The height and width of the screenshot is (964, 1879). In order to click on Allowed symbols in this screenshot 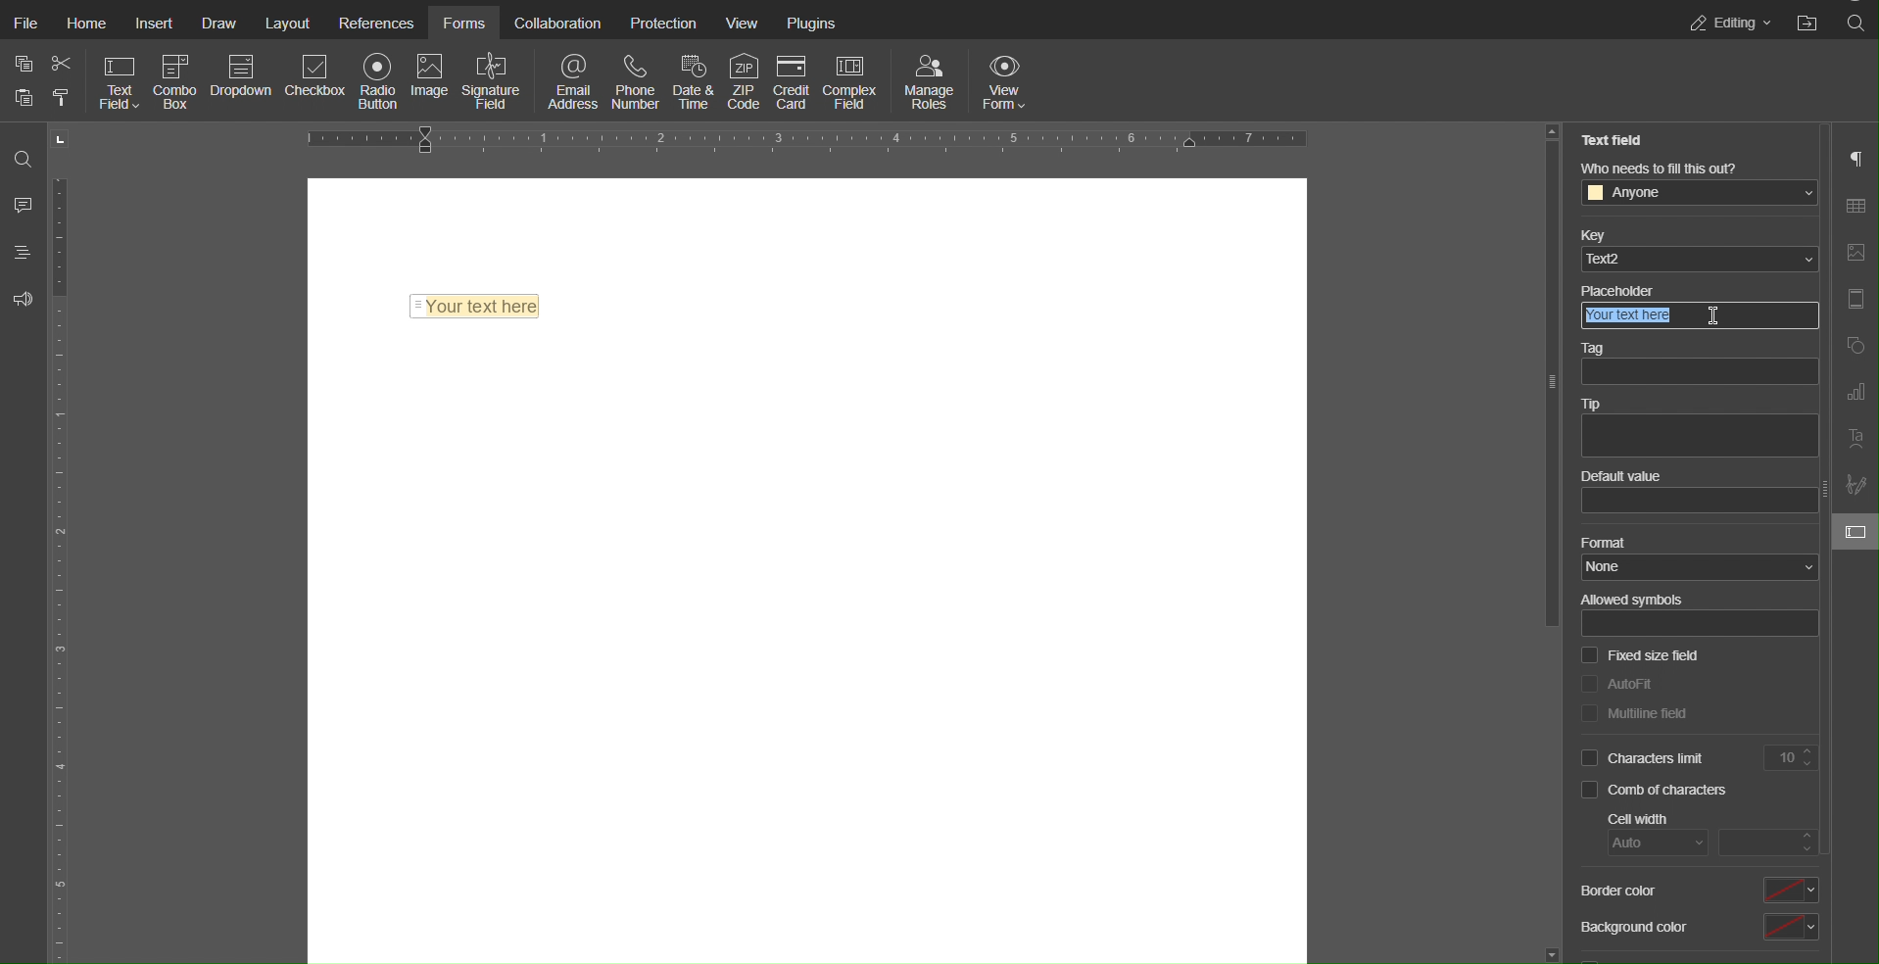, I will do `click(1701, 615)`.